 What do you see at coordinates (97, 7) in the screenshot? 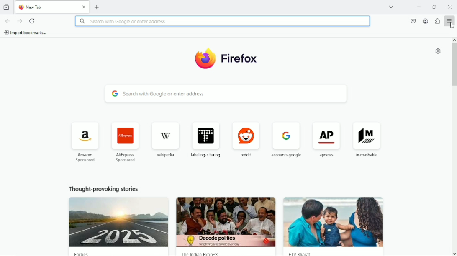
I see `new tab` at bounding box center [97, 7].